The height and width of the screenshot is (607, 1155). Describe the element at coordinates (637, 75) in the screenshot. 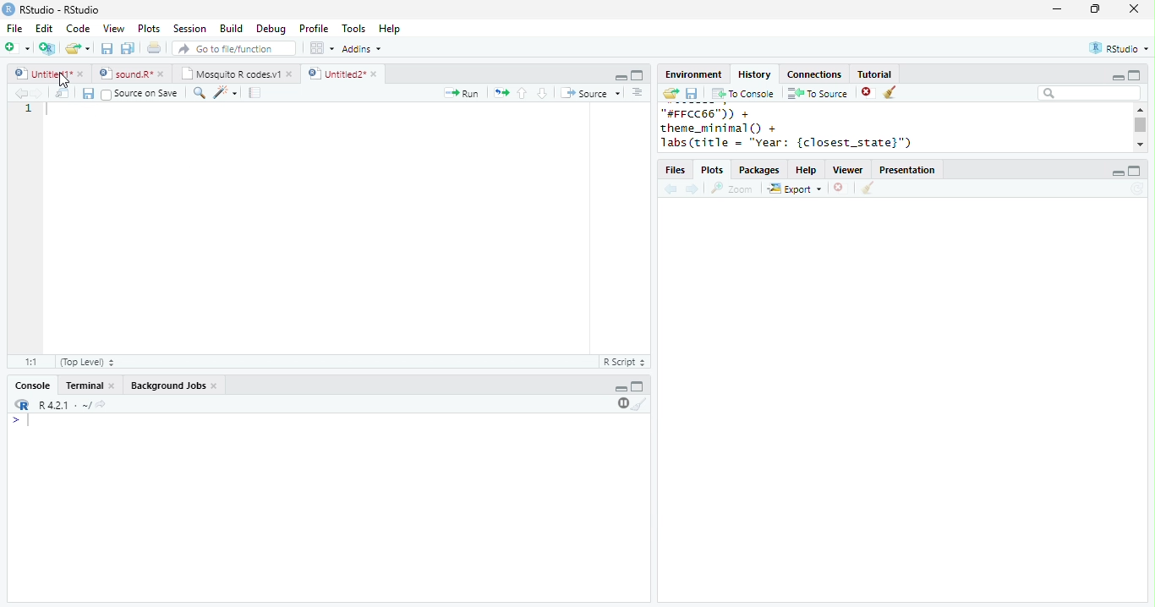

I see `maximize` at that location.